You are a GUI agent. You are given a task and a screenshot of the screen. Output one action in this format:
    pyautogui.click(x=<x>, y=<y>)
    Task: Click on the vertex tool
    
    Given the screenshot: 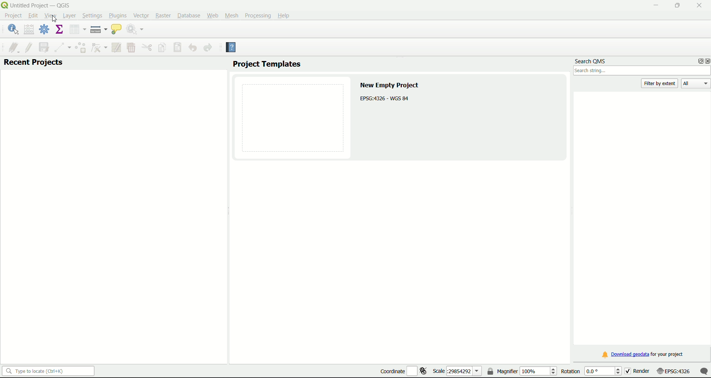 What is the action you would take?
    pyautogui.click(x=100, y=48)
    